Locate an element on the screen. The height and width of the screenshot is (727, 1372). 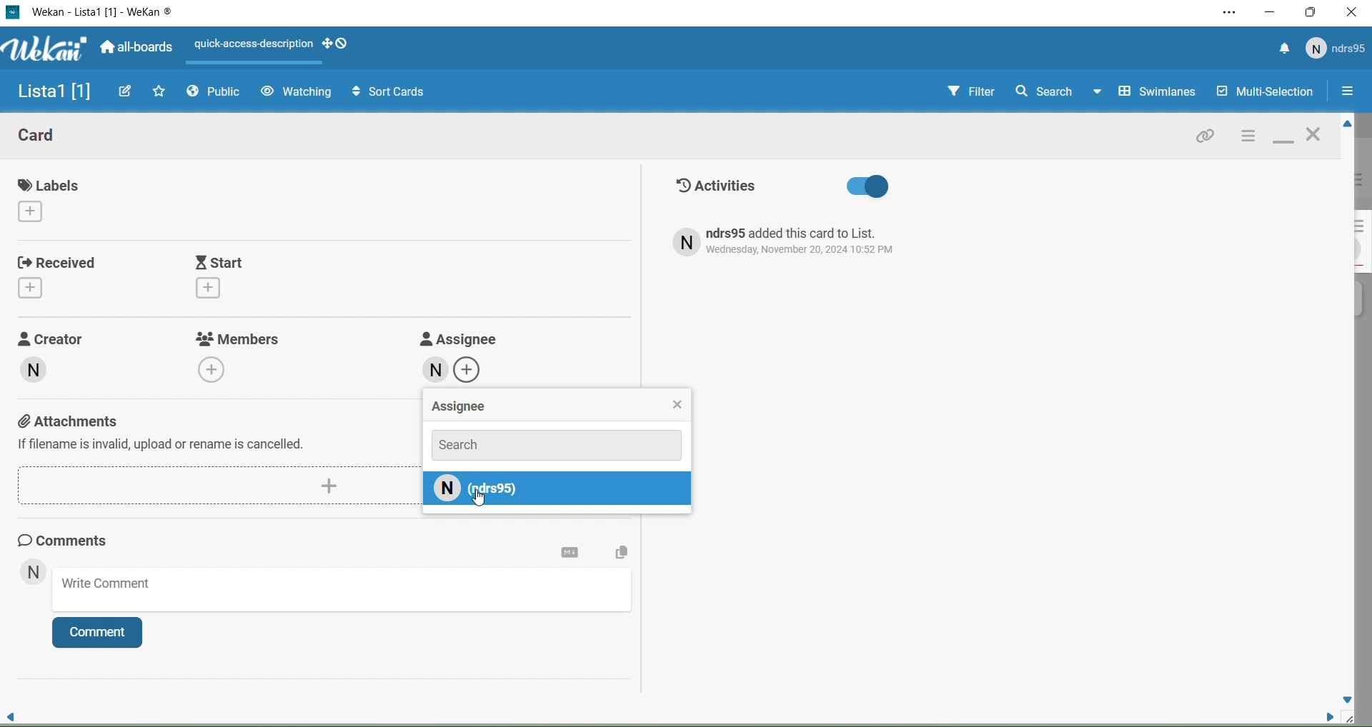
Activities is located at coordinates (782, 187).